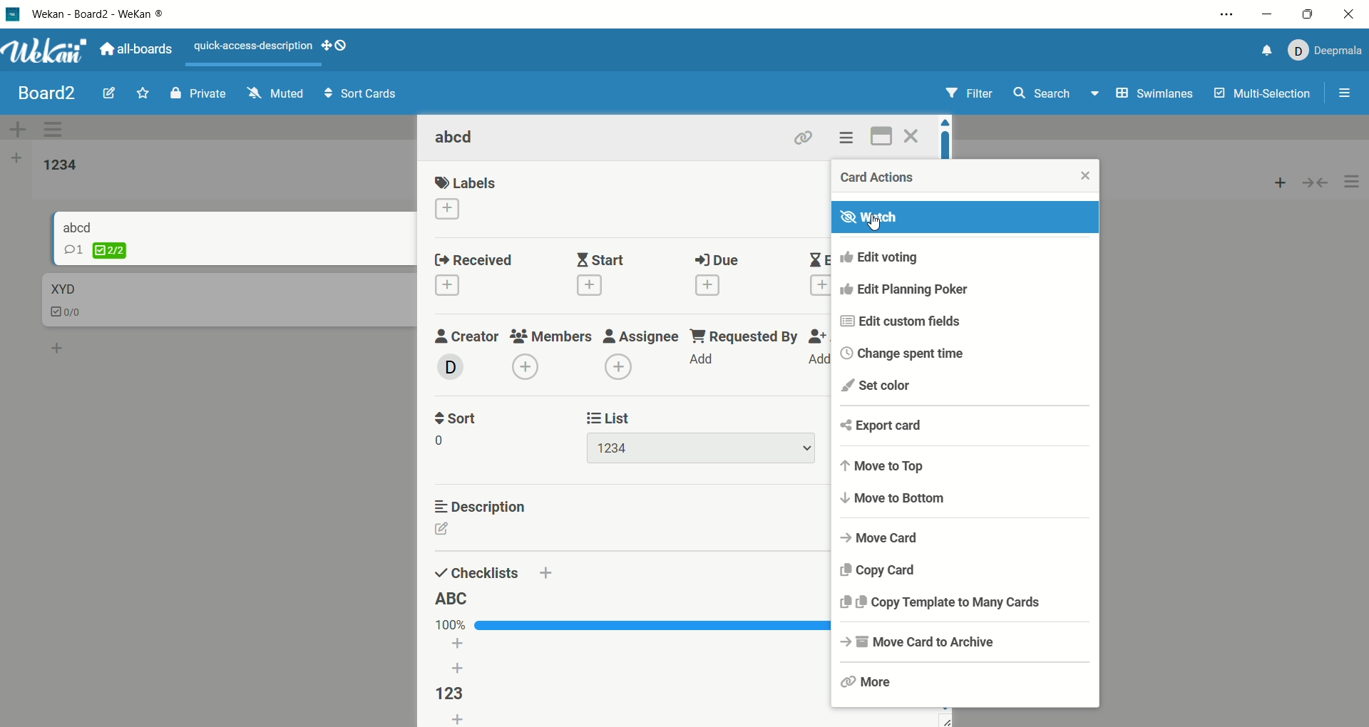 The height and width of the screenshot is (727, 1369). What do you see at coordinates (600, 274) in the screenshot?
I see `start` at bounding box center [600, 274].